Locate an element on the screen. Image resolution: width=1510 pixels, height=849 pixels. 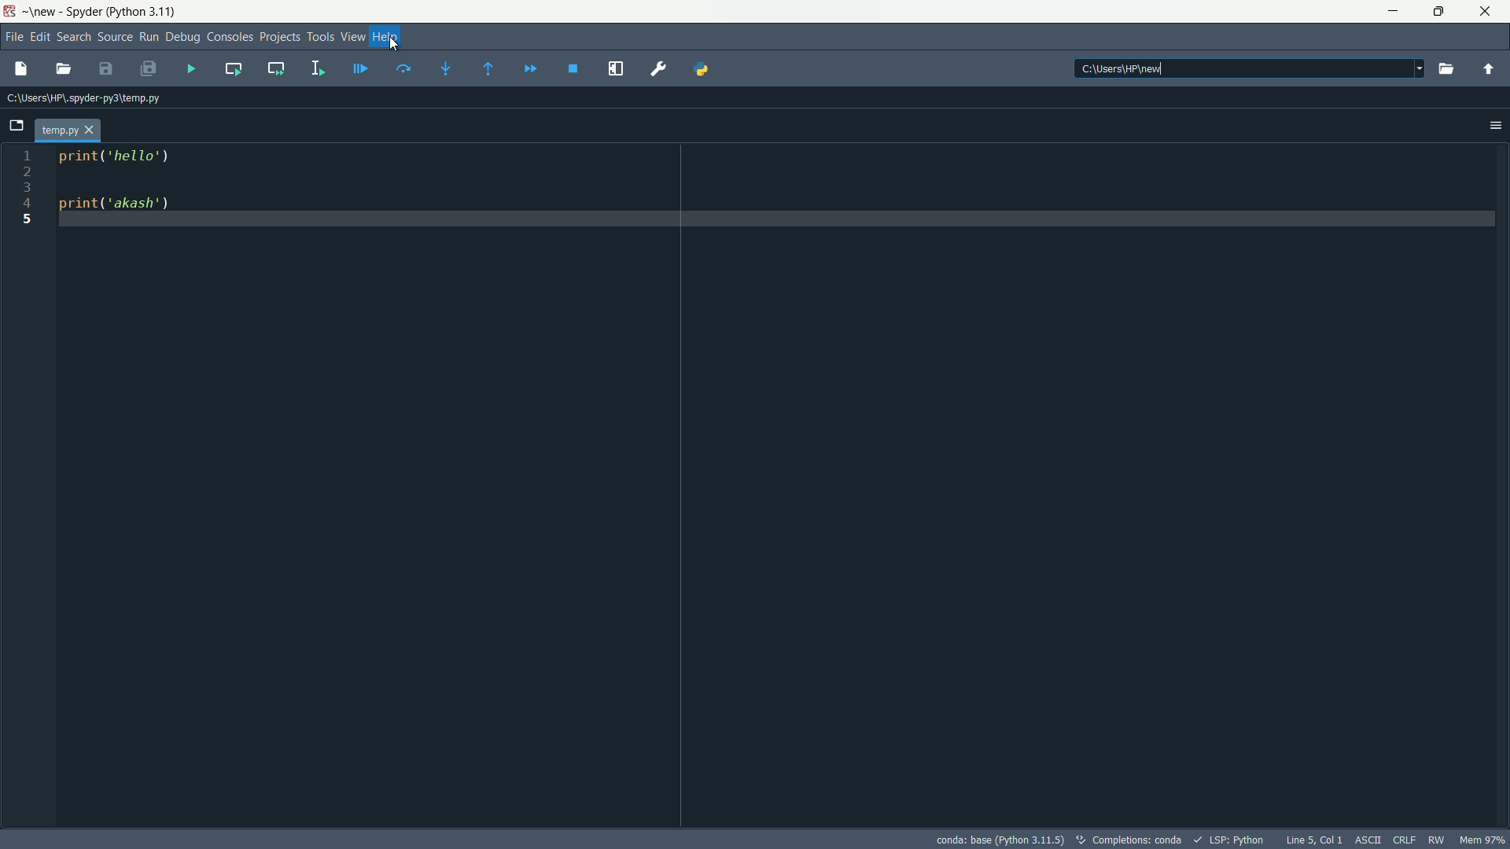
save all files is located at coordinates (151, 69).